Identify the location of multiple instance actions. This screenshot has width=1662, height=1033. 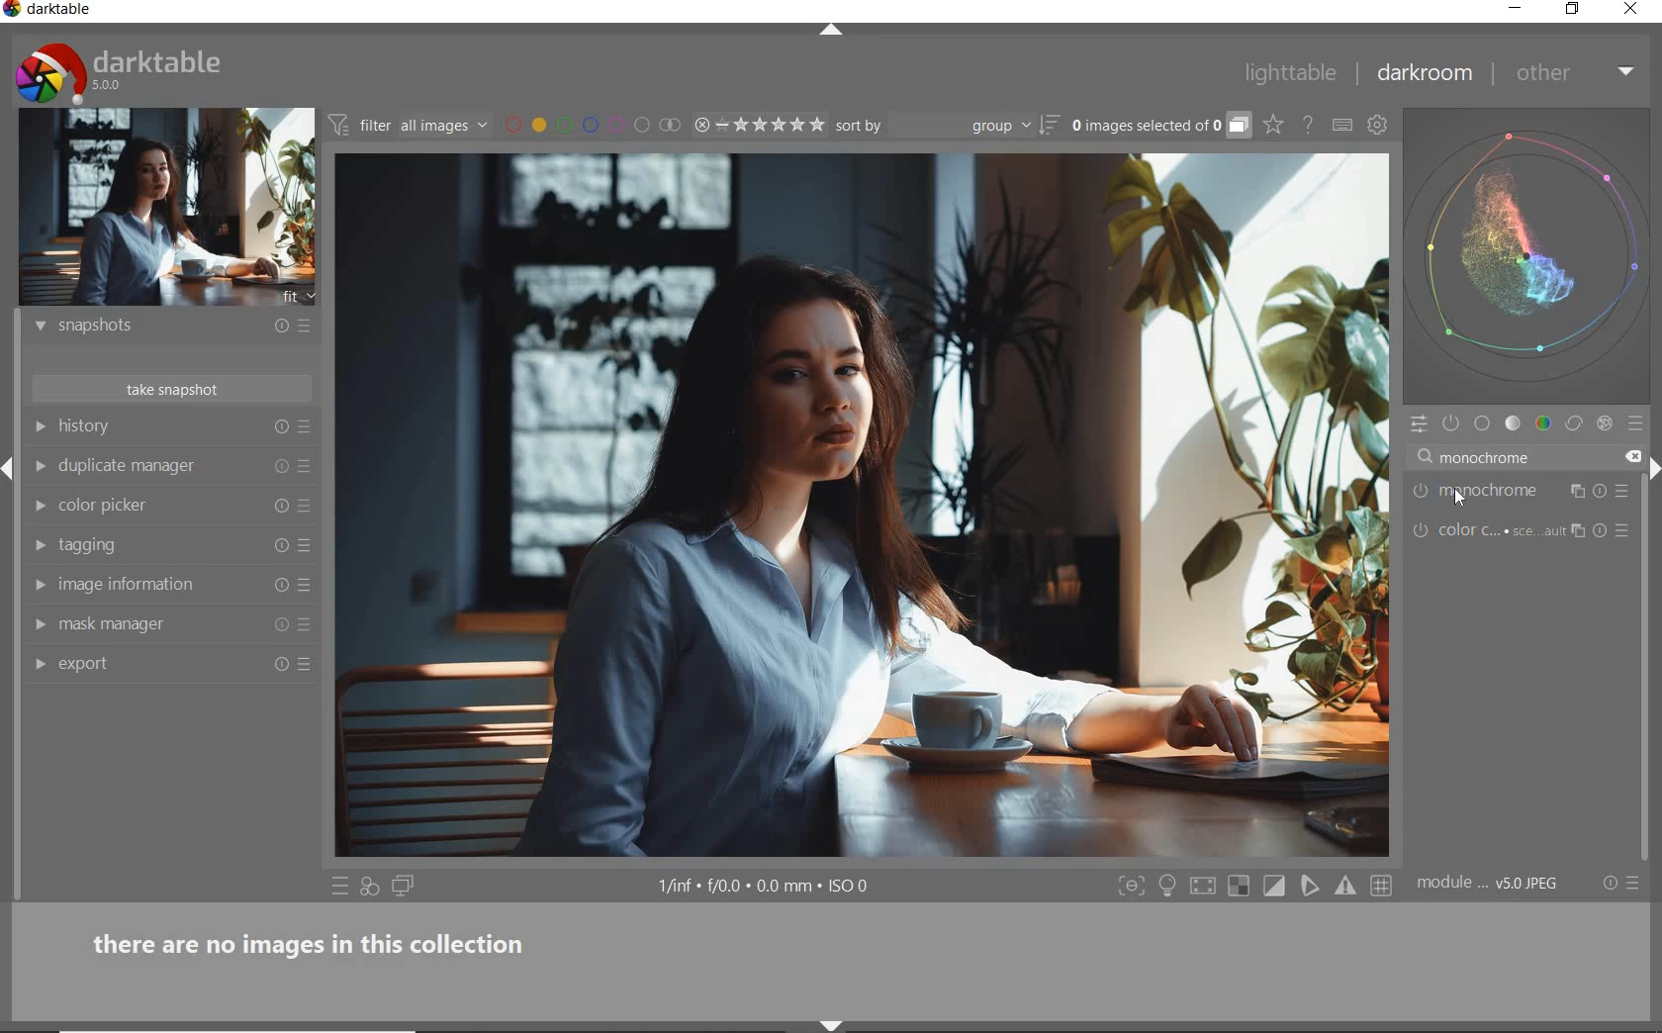
(1572, 532).